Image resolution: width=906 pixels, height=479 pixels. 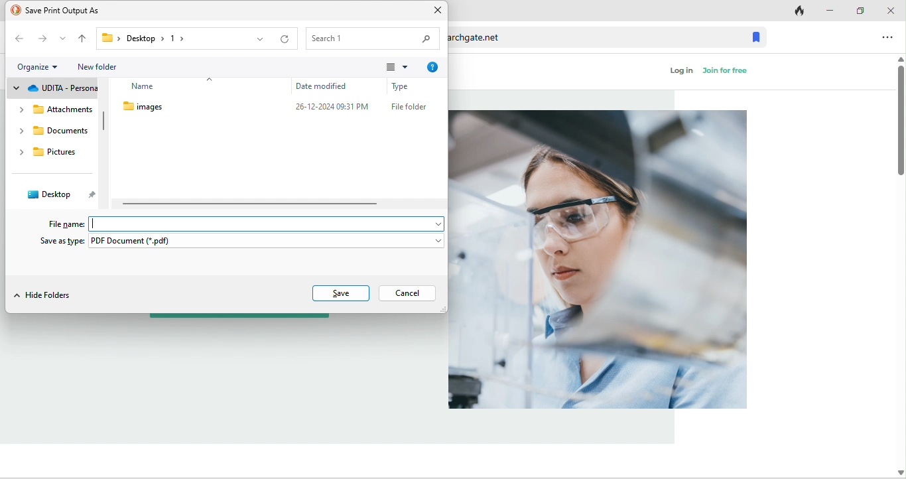 I want to click on File folder, so click(x=409, y=106).